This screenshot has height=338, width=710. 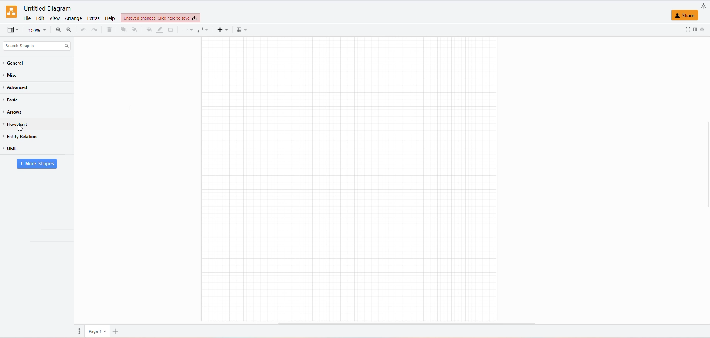 I want to click on DELETE, so click(x=109, y=31).